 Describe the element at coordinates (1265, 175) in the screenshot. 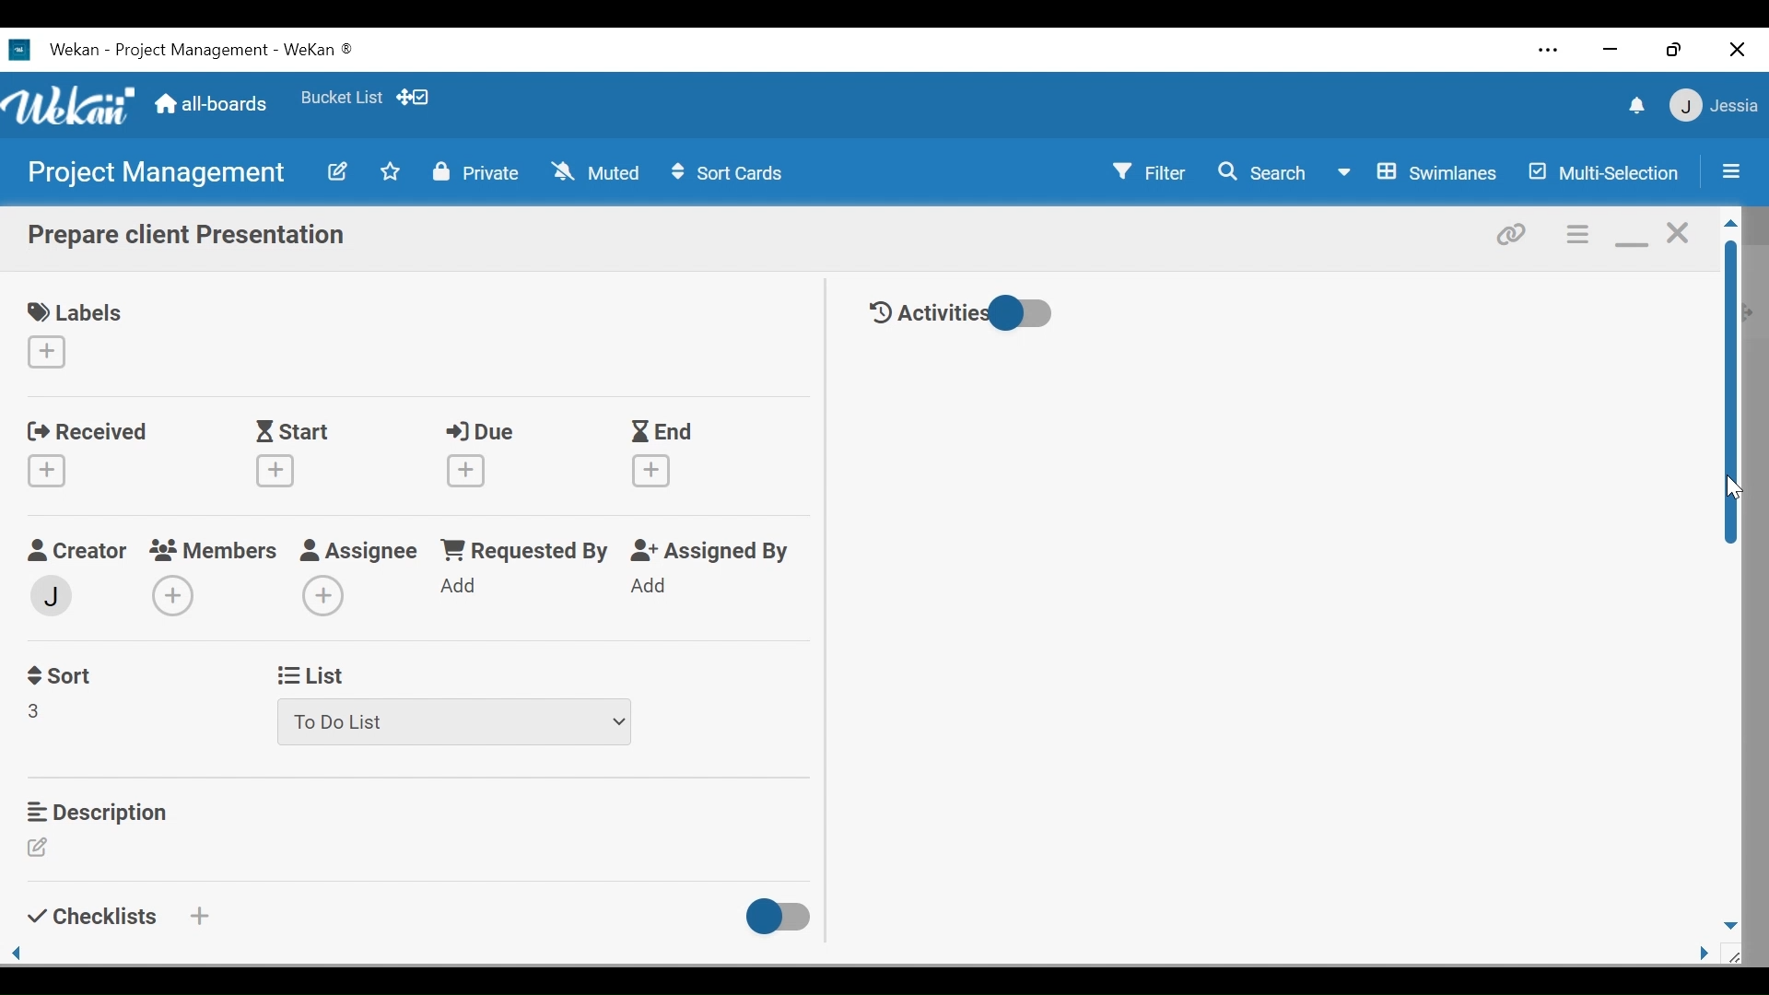

I see `Search` at that location.